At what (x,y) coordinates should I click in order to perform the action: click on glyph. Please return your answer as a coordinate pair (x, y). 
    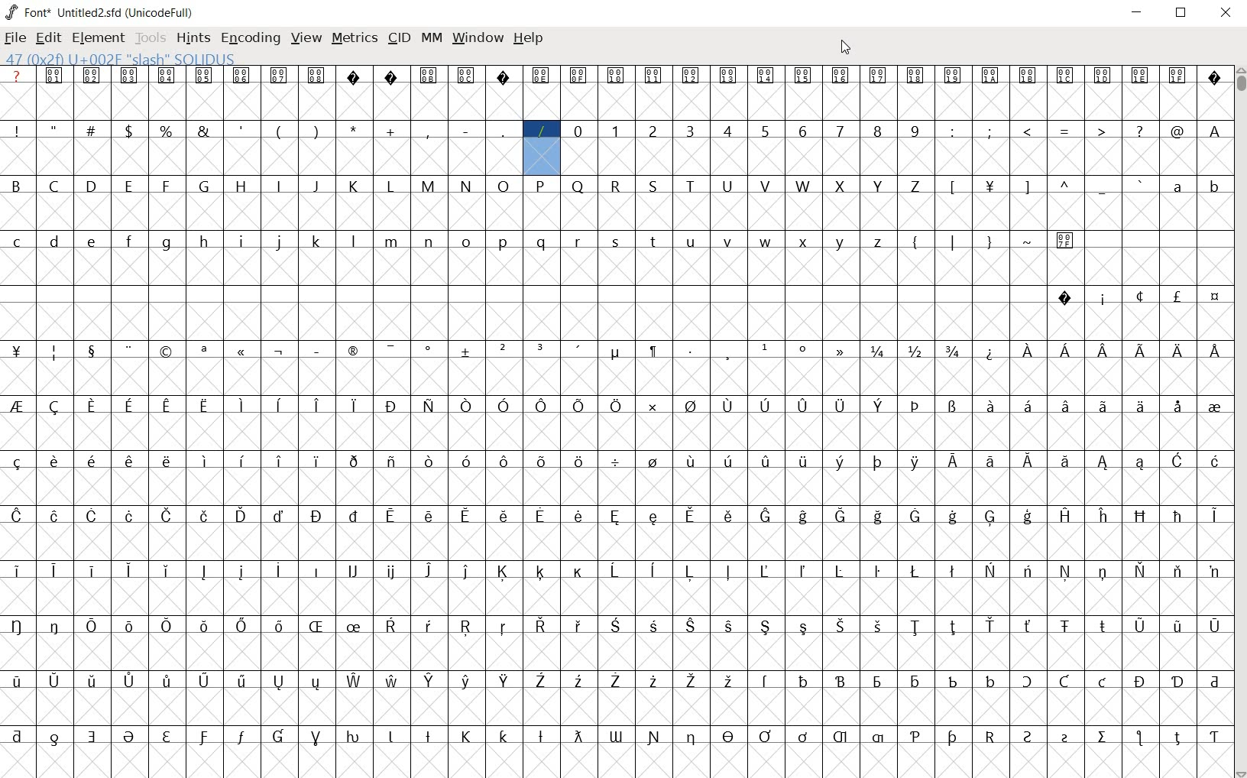
    Looking at the image, I should click on (504, 736).